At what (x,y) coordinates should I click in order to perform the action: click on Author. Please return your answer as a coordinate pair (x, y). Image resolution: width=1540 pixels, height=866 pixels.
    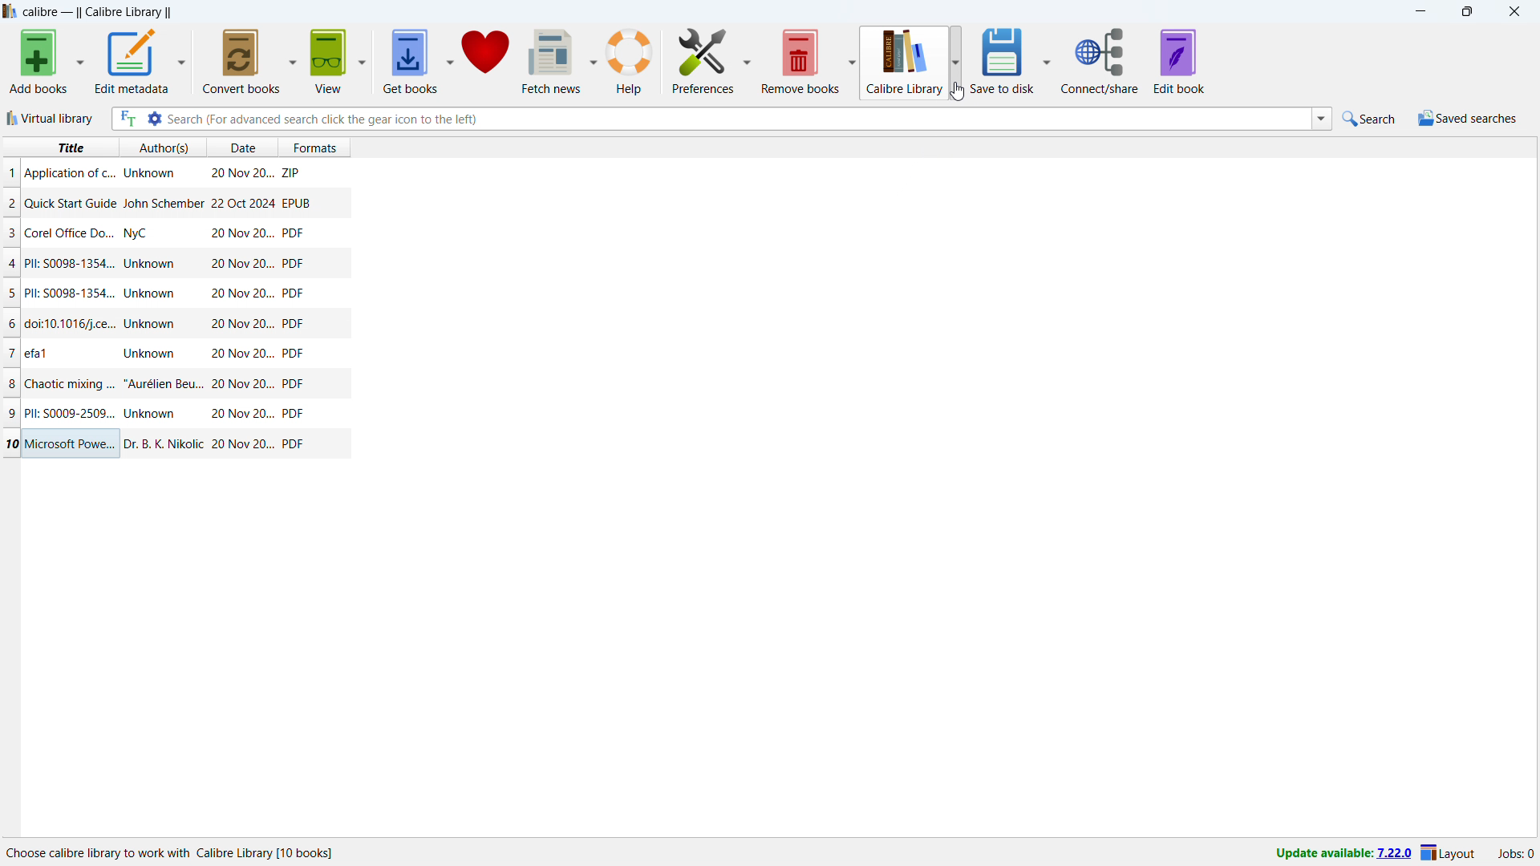
    Looking at the image, I should click on (152, 265).